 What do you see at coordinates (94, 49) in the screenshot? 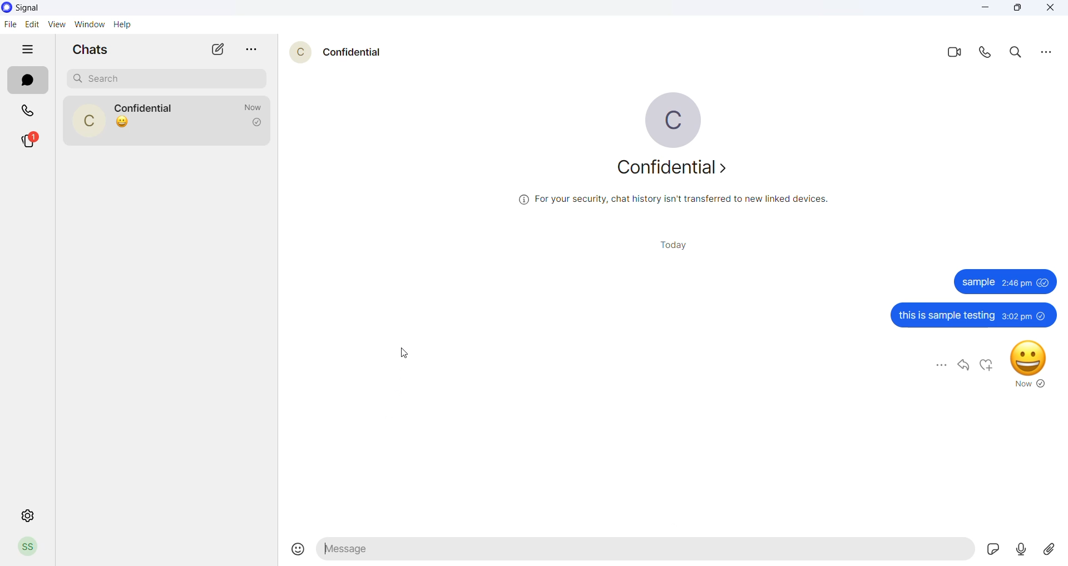
I see `chats heading` at bounding box center [94, 49].